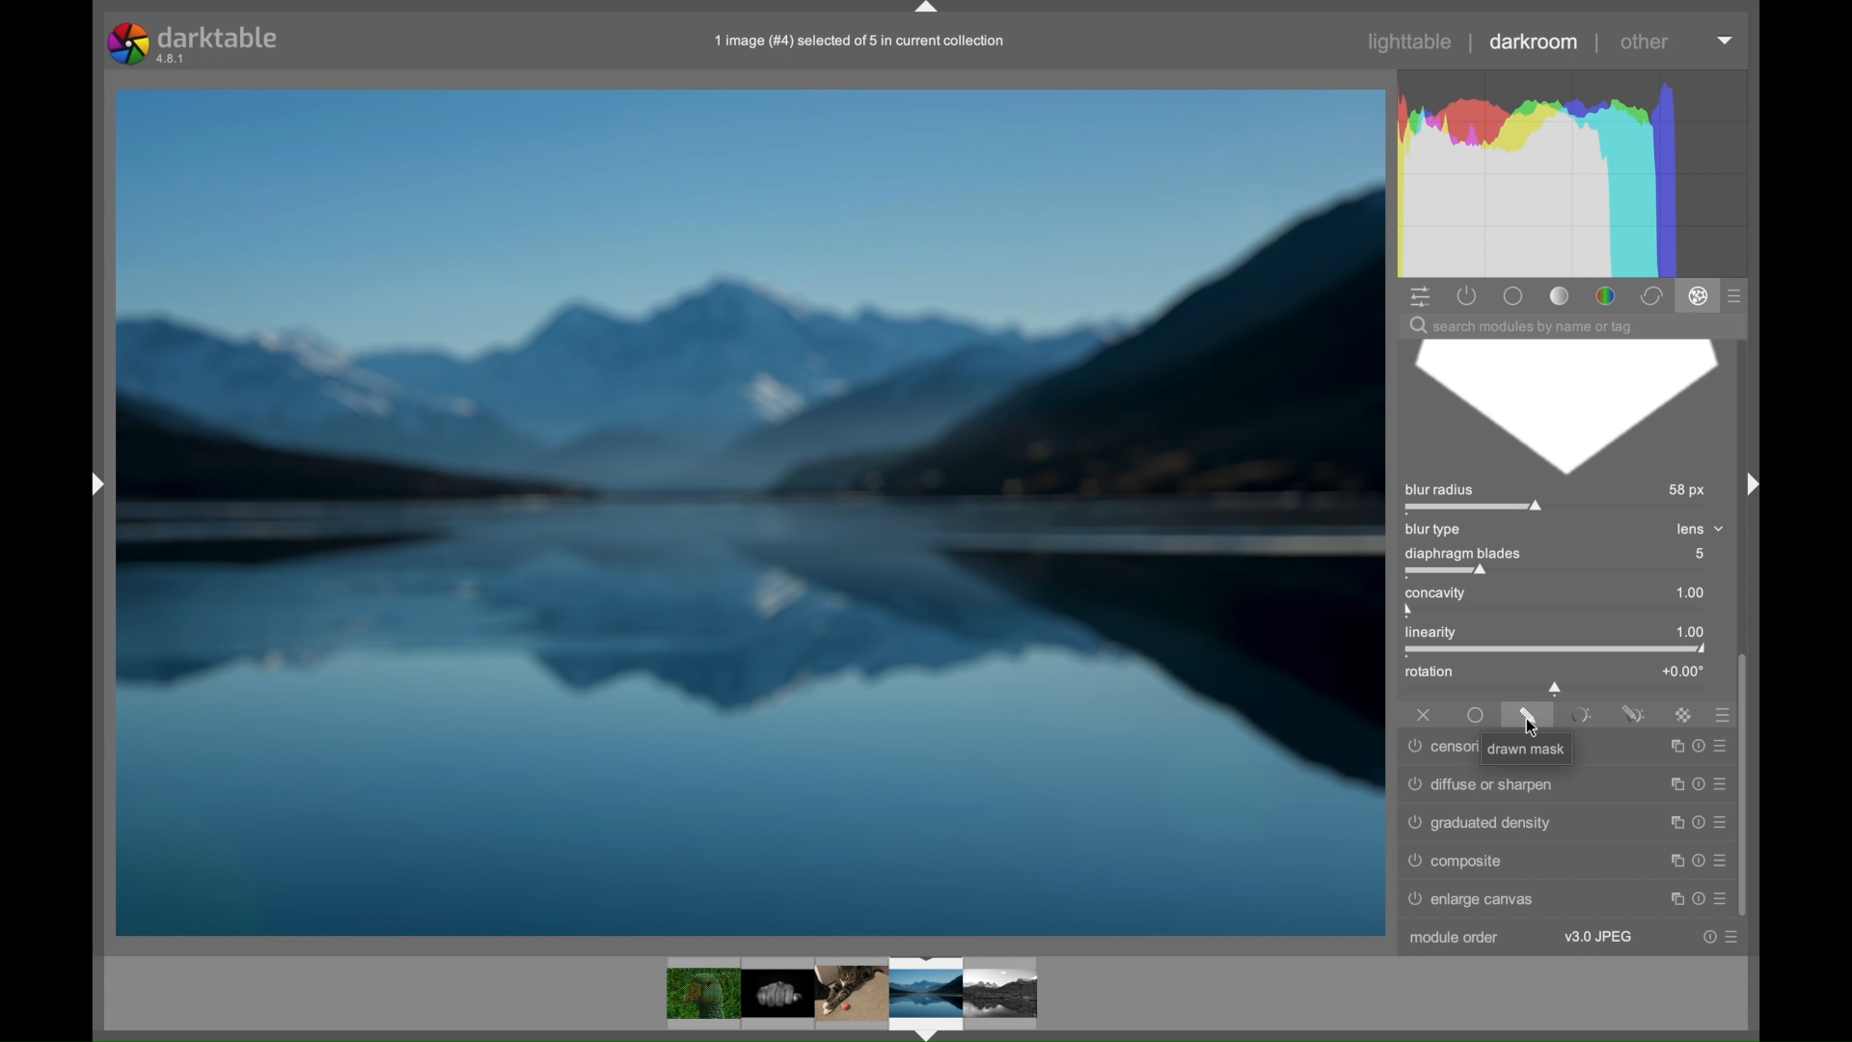  Describe the element at coordinates (1482, 899) in the screenshot. I see `enlarge canvas` at that location.